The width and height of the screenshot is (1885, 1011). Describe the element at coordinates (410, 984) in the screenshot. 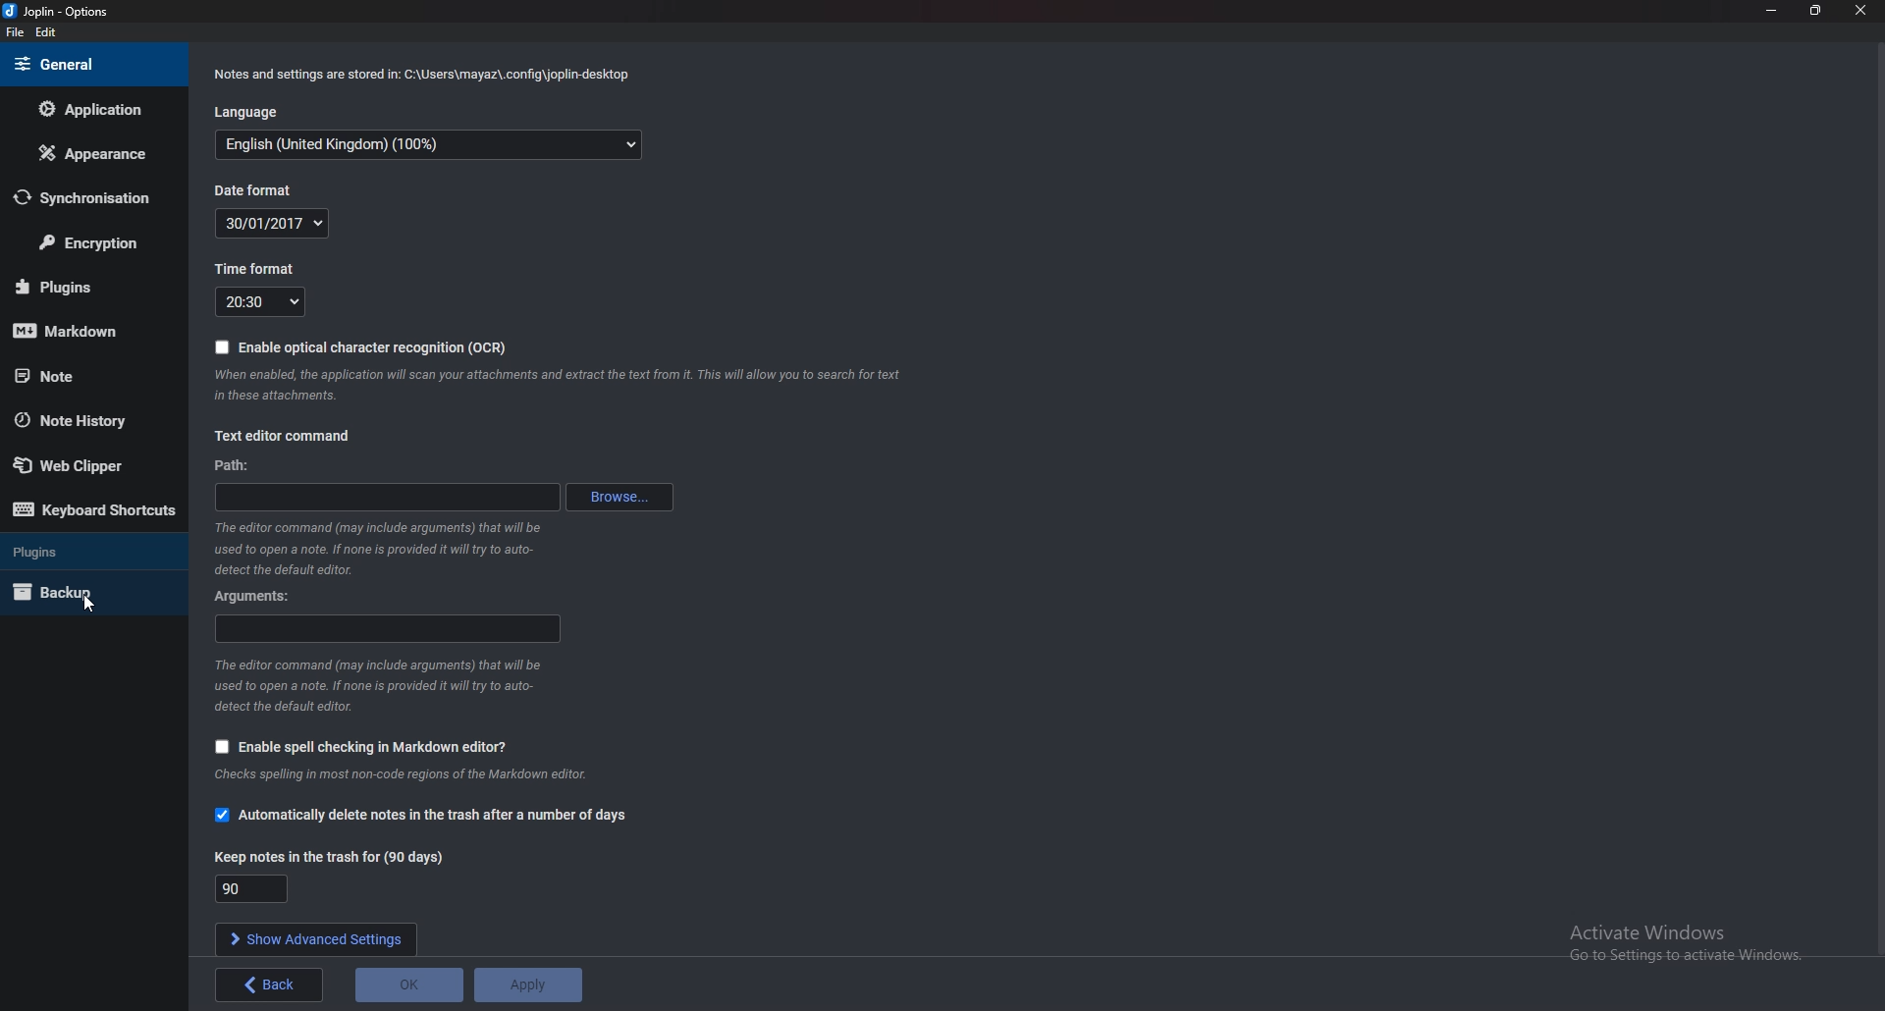

I see `O K` at that location.